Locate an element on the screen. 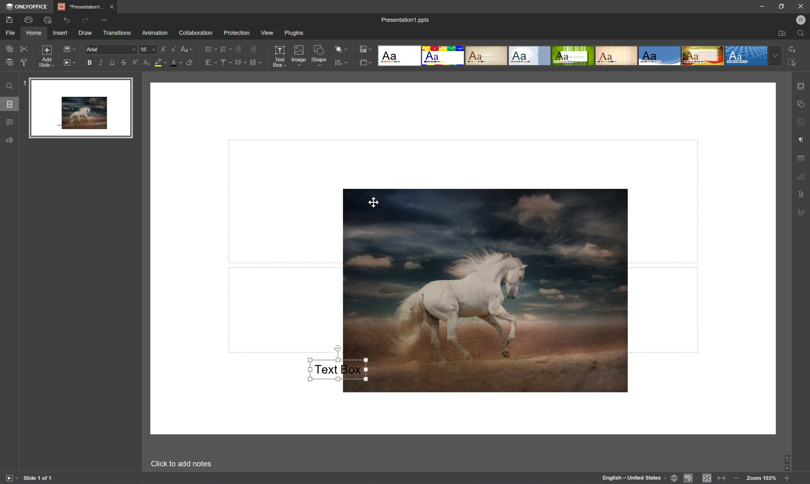 This screenshot has width=810, height=484. Slide 1 of 1 is located at coordinates (38, 479).